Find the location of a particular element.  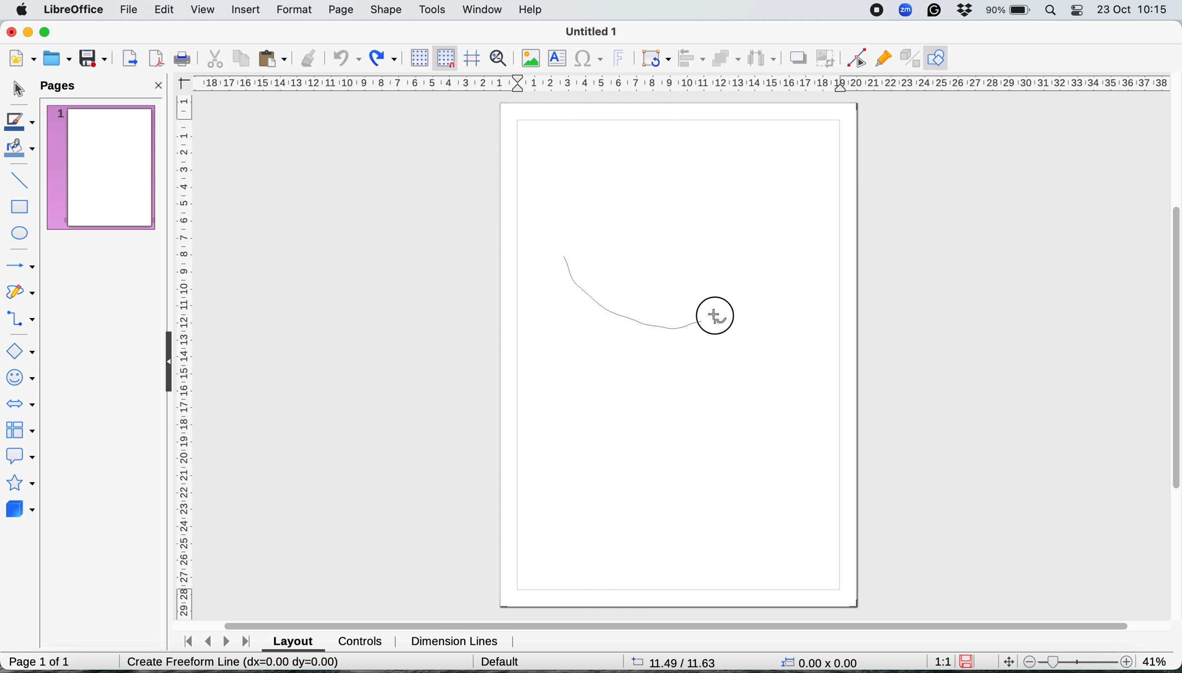

file name is located at coordinates (597, 31).